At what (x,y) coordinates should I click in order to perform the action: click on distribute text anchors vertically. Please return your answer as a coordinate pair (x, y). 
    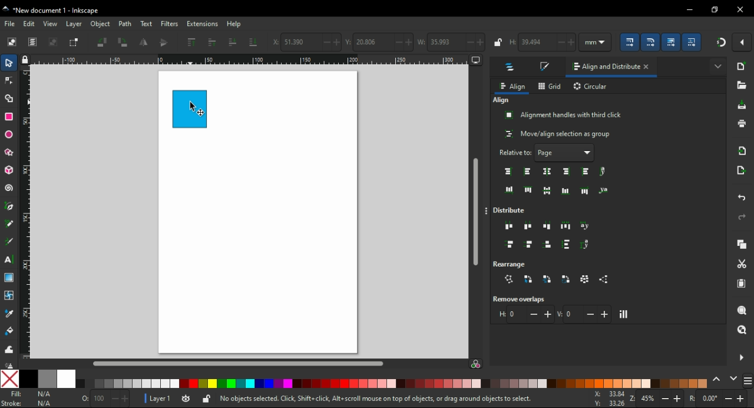
    Looking at the image, I should click on (588, 245).